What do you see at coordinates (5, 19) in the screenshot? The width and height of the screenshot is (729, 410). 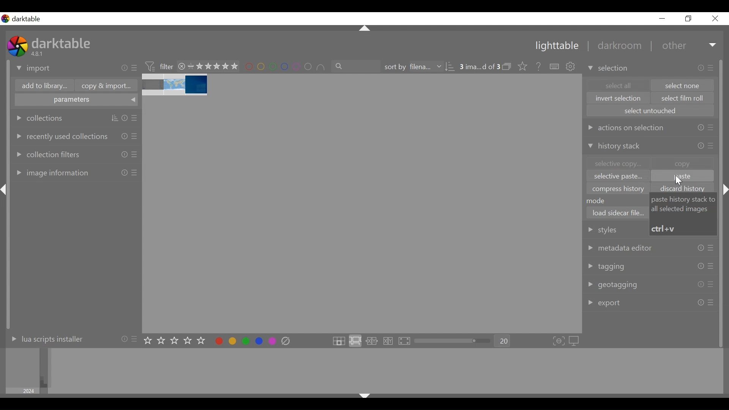 I see `logo` at bounding box center [5, 19].